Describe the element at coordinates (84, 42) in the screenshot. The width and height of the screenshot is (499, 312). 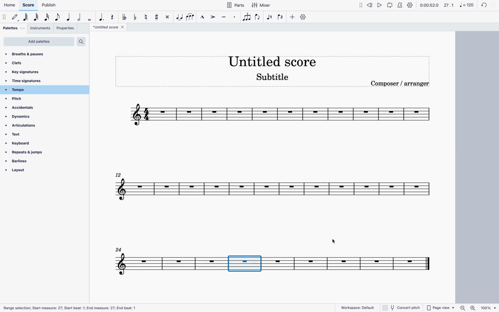
I see `search` at that location.